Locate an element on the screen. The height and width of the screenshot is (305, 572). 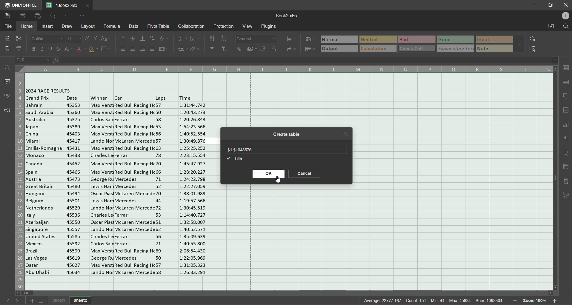
draw is located at coordinates (67, 27).